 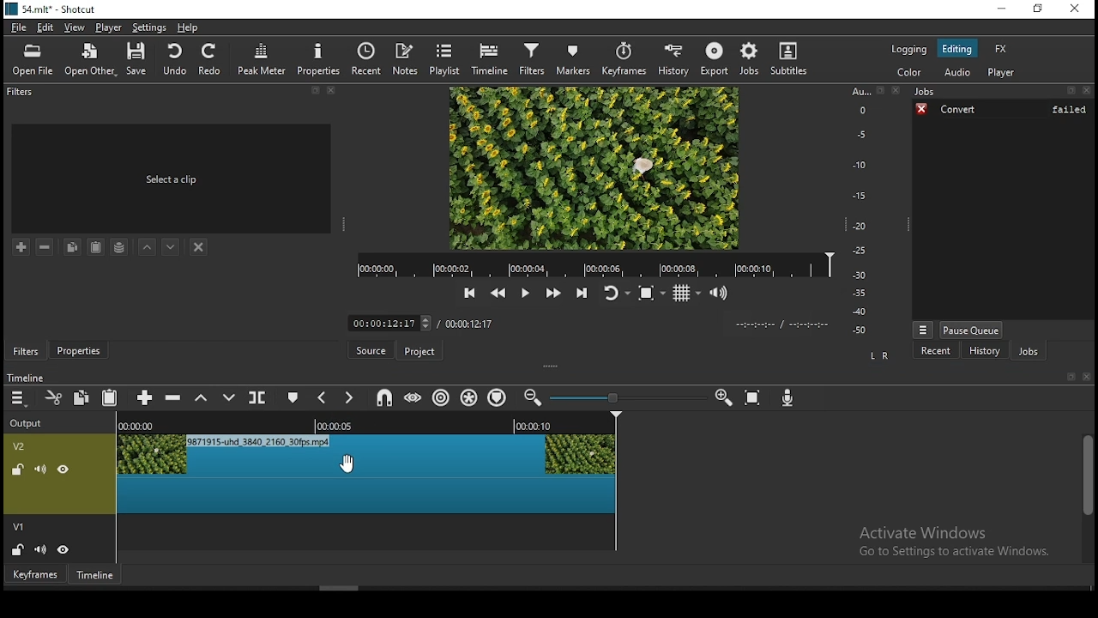 I want to click on overwrite, so click(x=229, y=396).